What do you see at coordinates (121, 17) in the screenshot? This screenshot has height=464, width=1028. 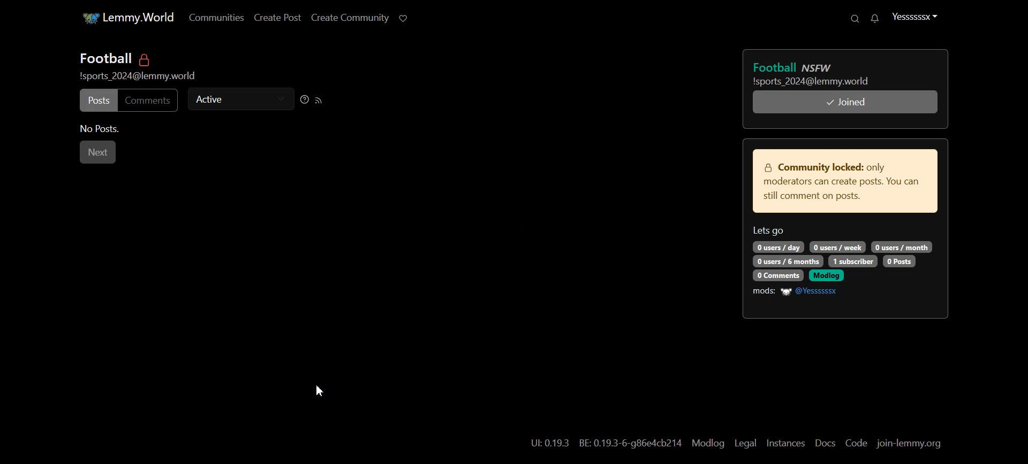 I see `Home window` at bounding box center [121, 17].